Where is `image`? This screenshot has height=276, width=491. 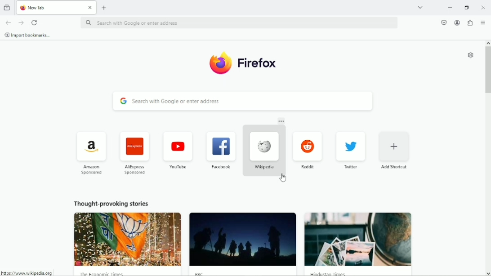 image is located at coordinates (242, 240).